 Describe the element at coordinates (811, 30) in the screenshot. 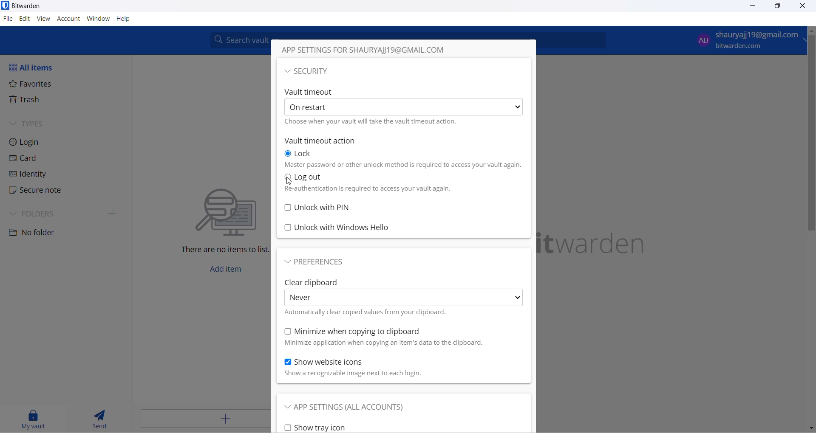

I see `move up` at that location.